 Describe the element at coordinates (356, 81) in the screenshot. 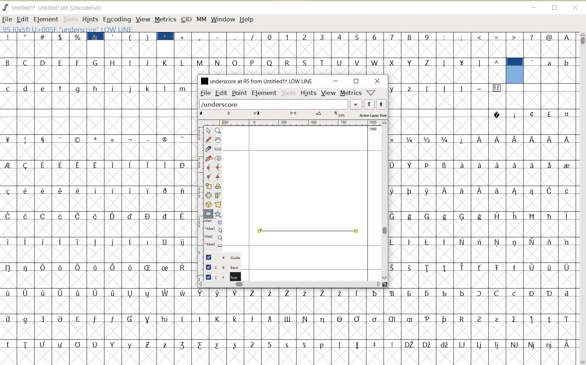

I see `RESTORE` at that location.